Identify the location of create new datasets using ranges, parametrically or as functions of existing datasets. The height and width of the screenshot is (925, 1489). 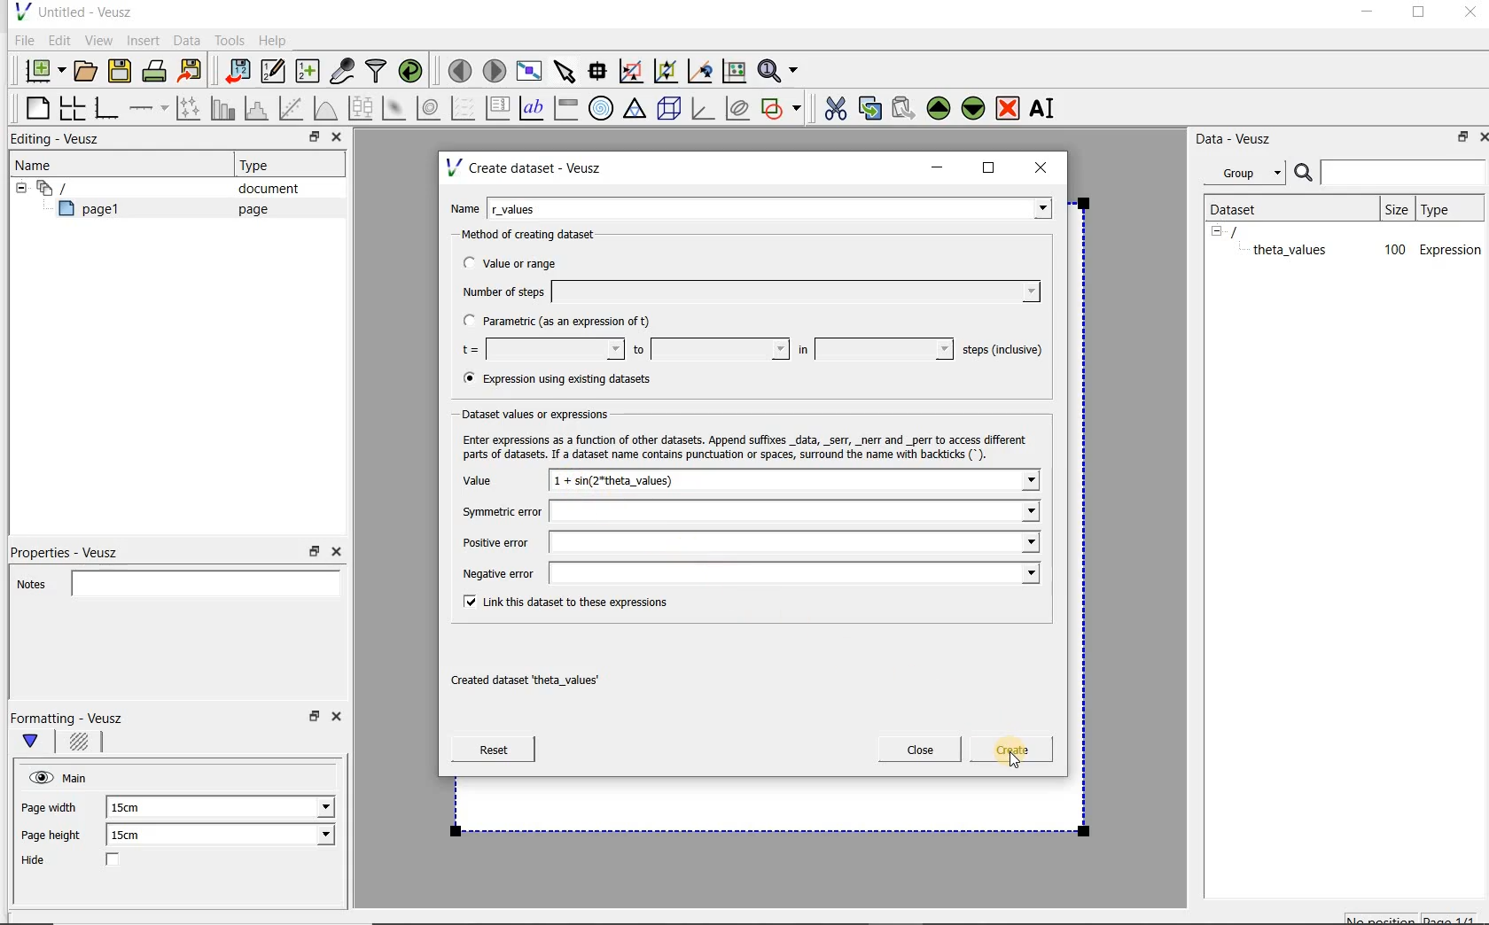
(308, 72).